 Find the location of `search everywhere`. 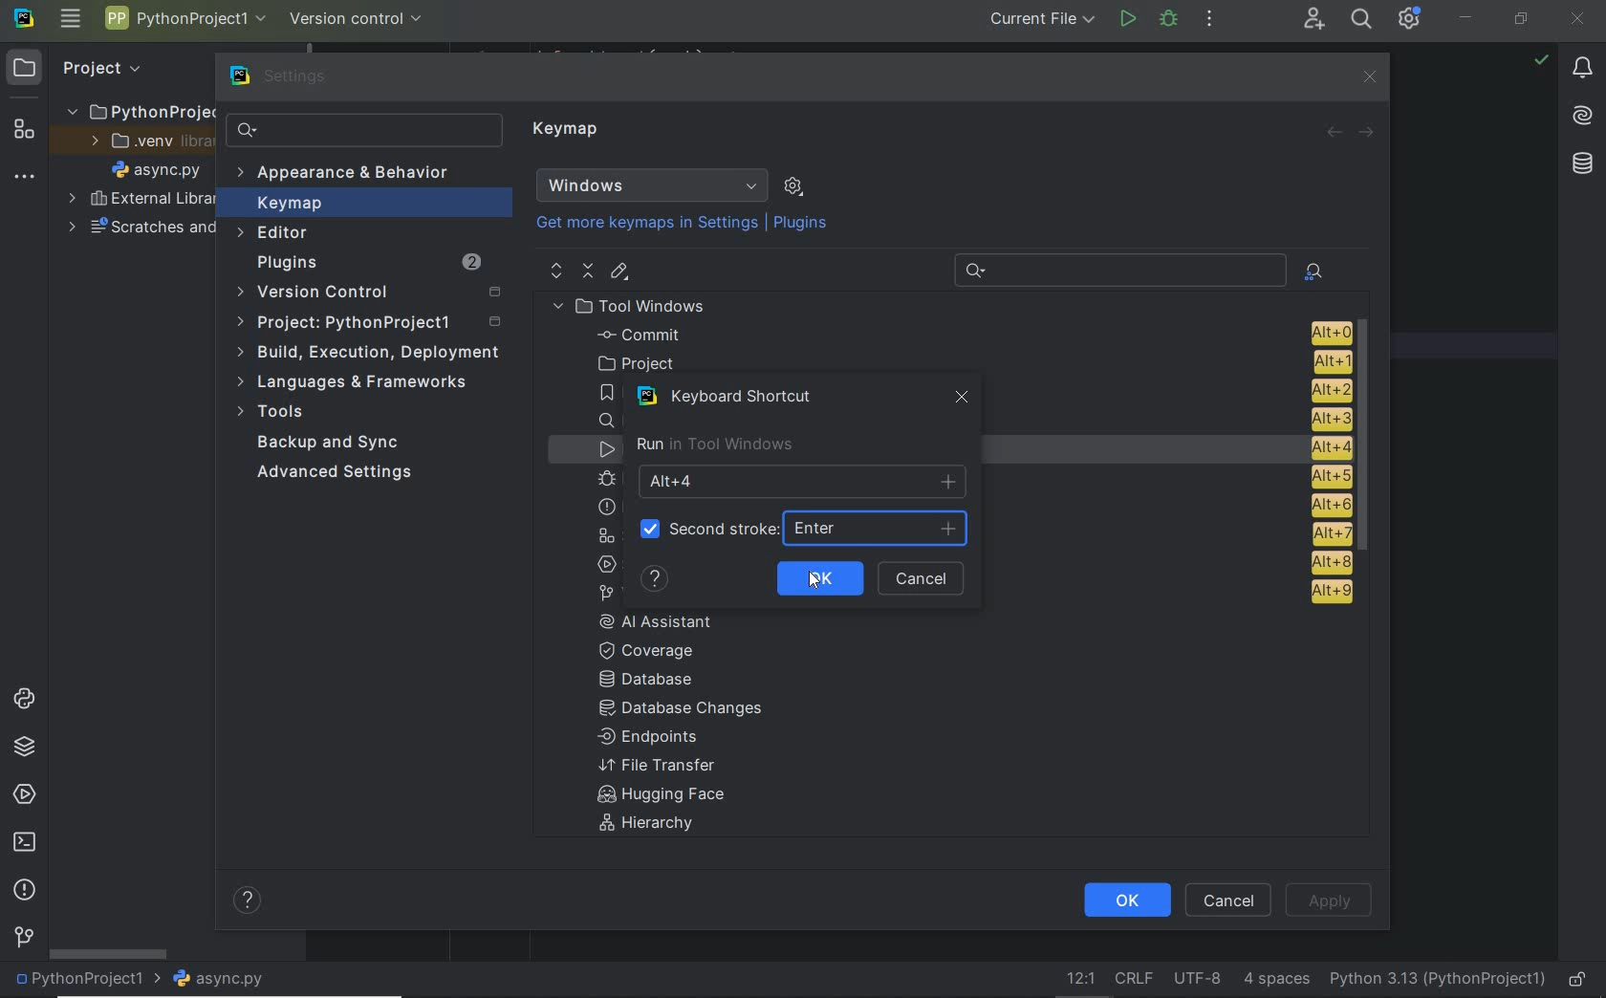

search everywhere is located at coordinates (1362, 19).